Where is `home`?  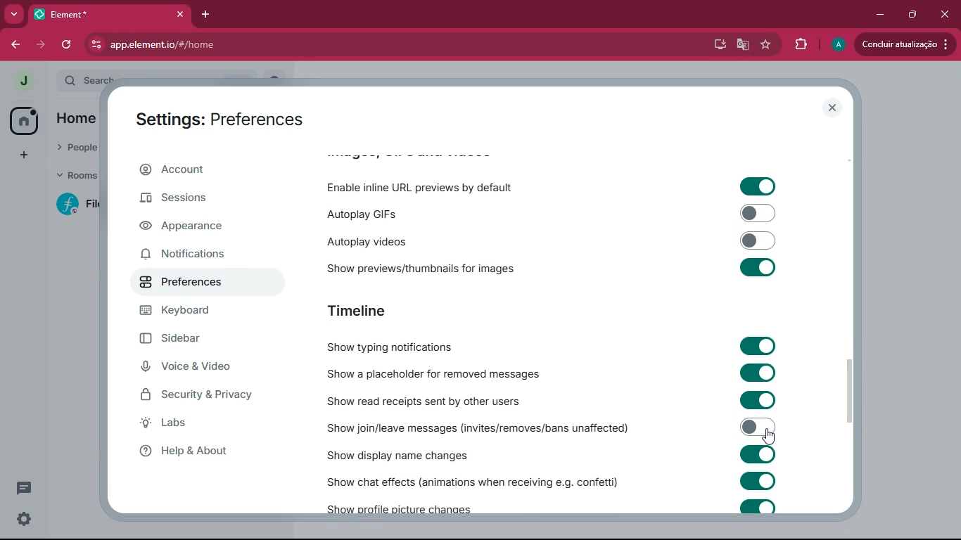 home is located at coordinates (24, 120).